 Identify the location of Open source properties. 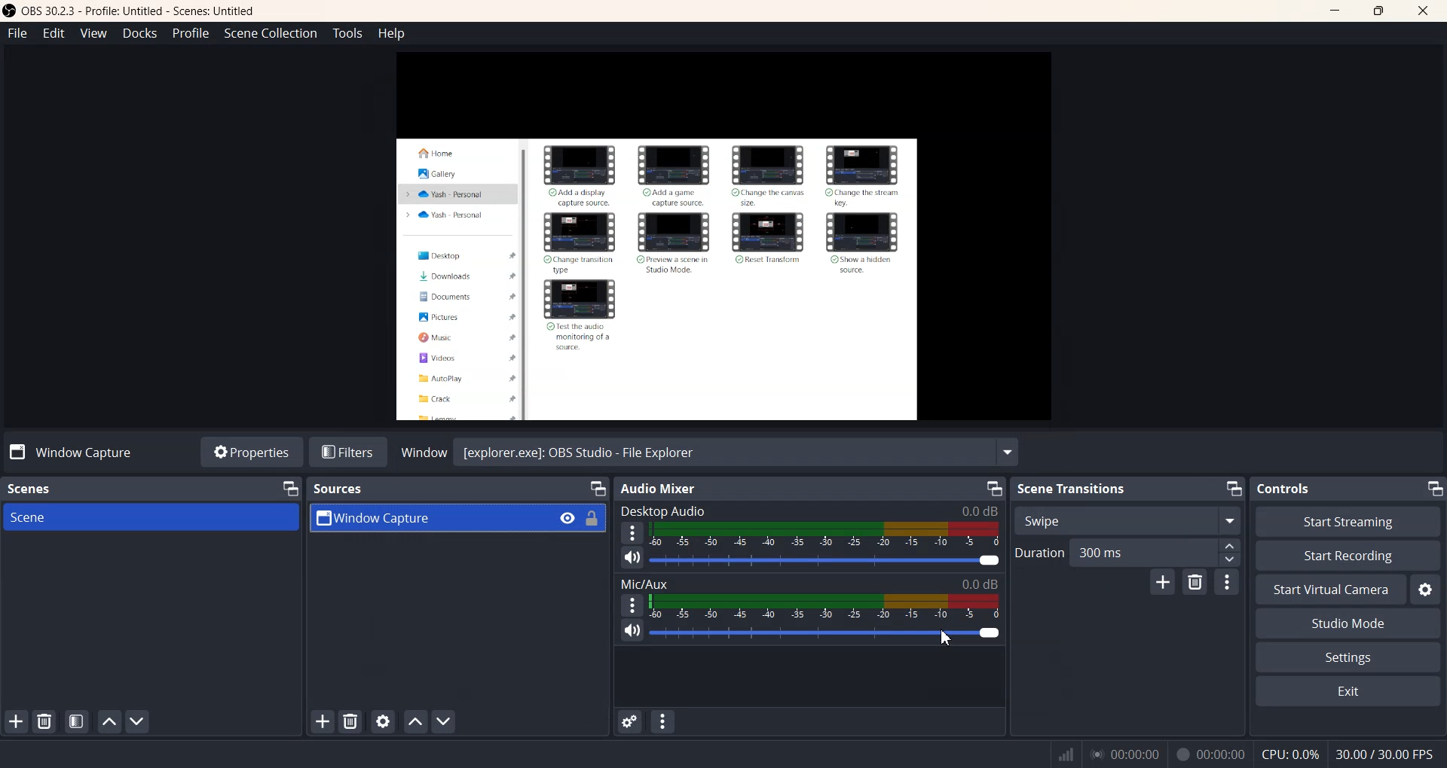
(383, 721).